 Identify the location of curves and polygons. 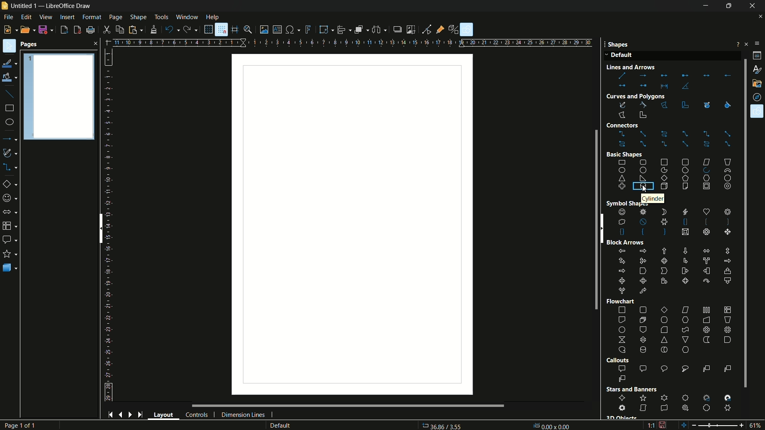
(11, 153).